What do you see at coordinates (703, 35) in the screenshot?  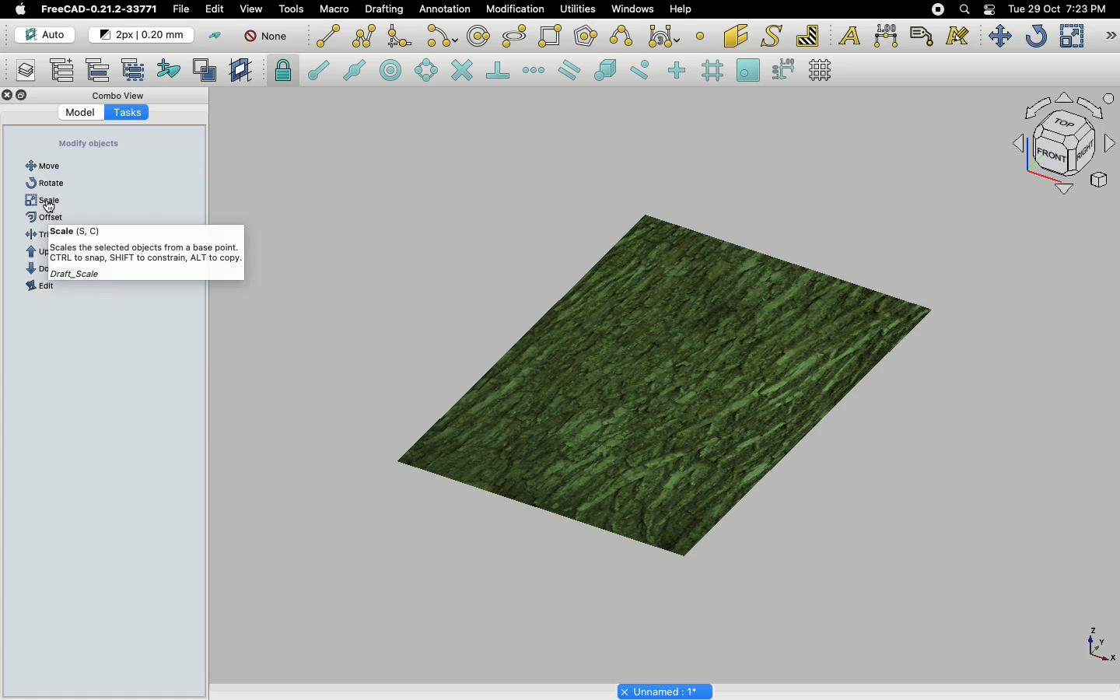 I see `Point` at bounding box center [703, 35].